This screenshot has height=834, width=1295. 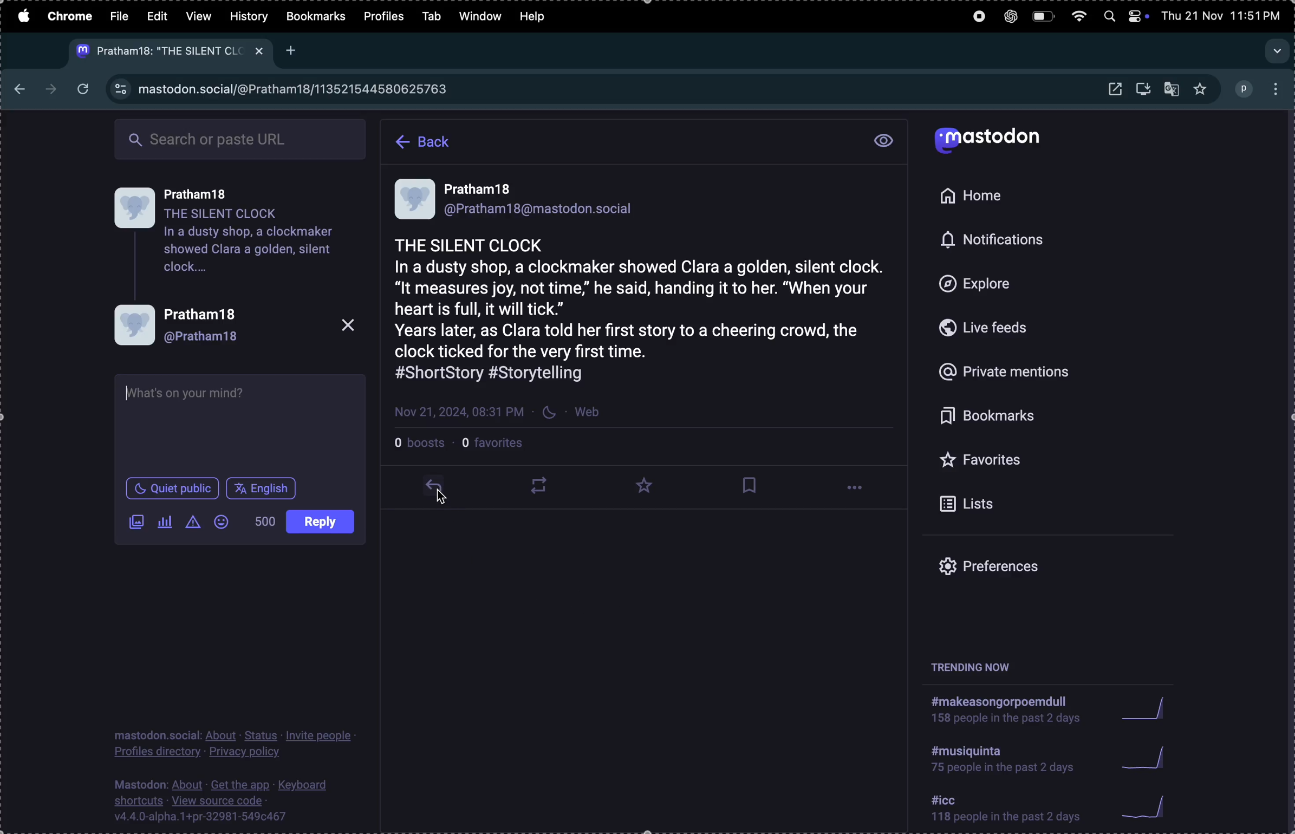 What do you see at coordinates (1224, 15) in the screenshot?
I see `date and time` at bounding box center [1224, 15].